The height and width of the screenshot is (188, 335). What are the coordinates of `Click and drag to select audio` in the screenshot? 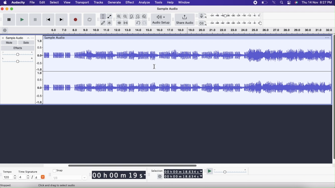 It's located at (60, 185).